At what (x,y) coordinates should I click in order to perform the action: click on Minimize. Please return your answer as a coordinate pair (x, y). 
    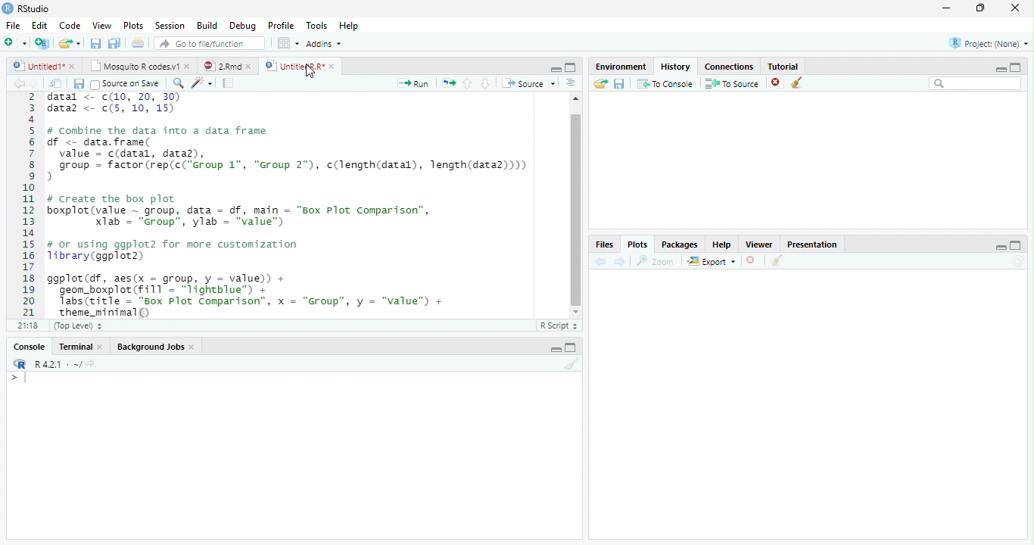
    Looking at the image, I should click on (555, 350).